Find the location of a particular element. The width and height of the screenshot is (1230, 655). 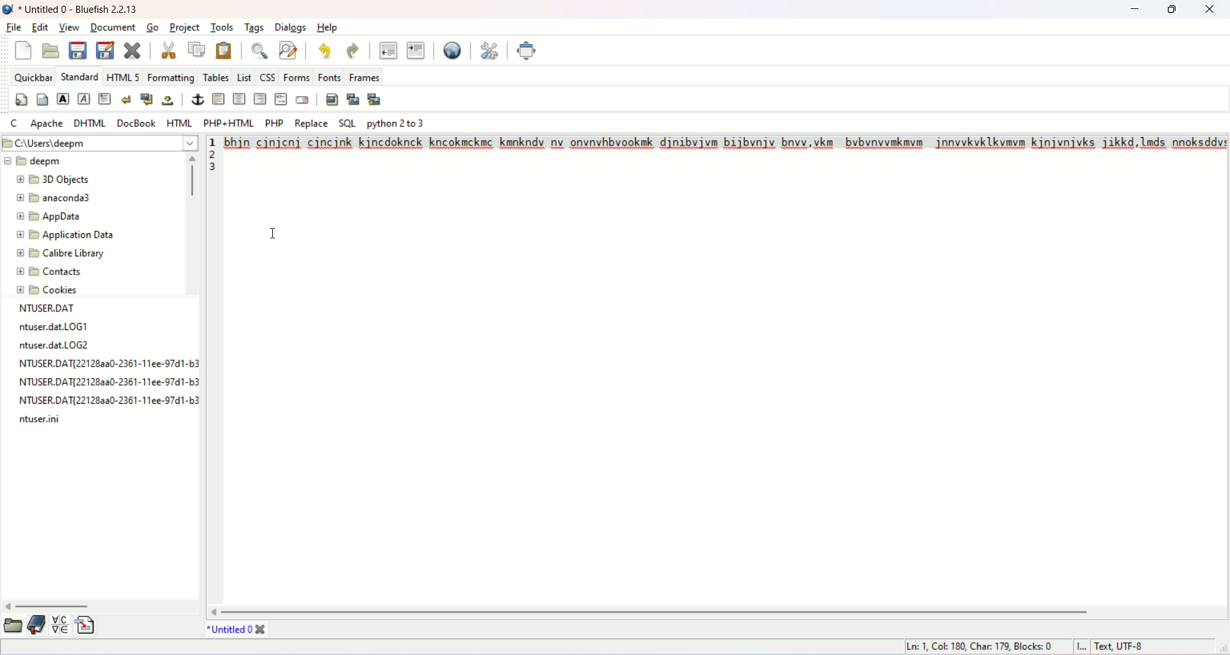

save current file is located at coordinates (78, 51).